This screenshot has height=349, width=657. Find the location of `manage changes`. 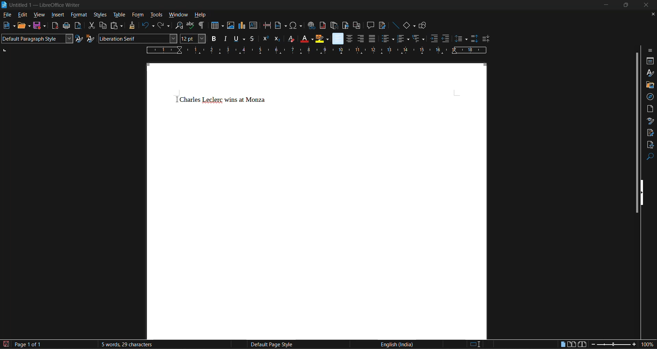

manage changes is located at coordinates (650, 133).